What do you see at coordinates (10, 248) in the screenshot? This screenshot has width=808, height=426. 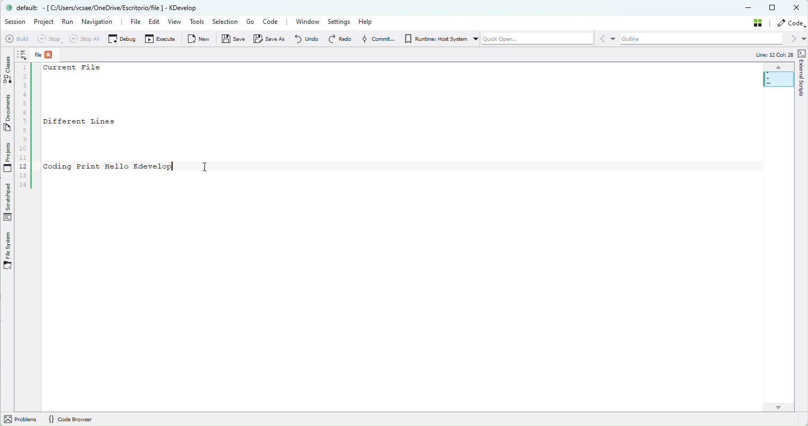 I see `File System` at bounding box center [10, 248].